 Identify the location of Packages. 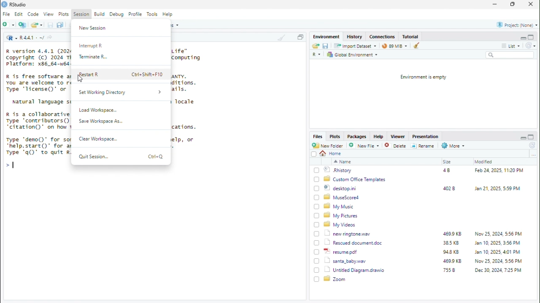
(357, 137).